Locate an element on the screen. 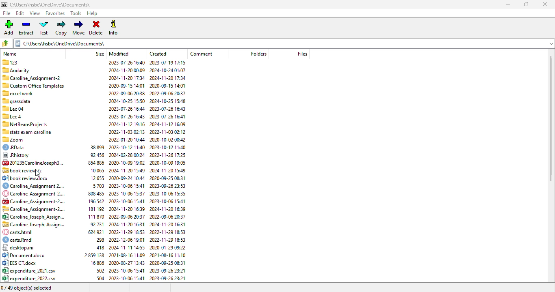 The image size is (555, 292). 0/49 object(s) selected is located at coordinates (27, 288).